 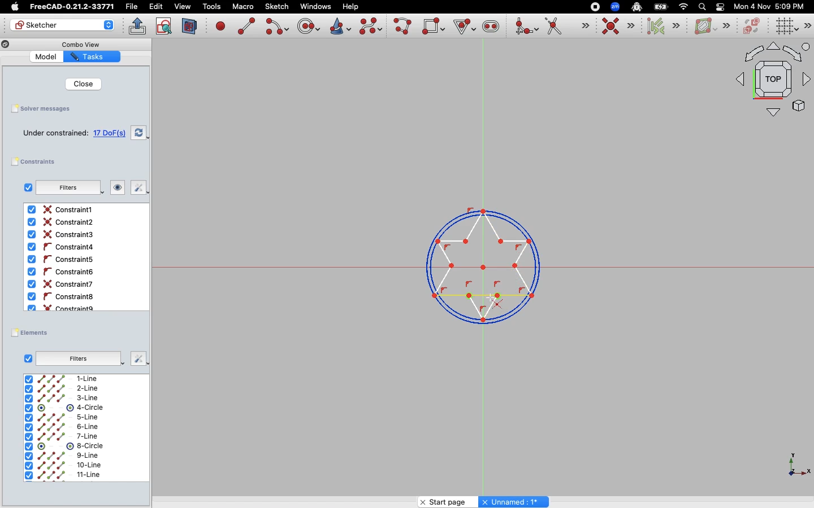 What do you see at coordinates (62, 25) in the screenshot?
I see `Sketcher` at bounding box center [62, 25].